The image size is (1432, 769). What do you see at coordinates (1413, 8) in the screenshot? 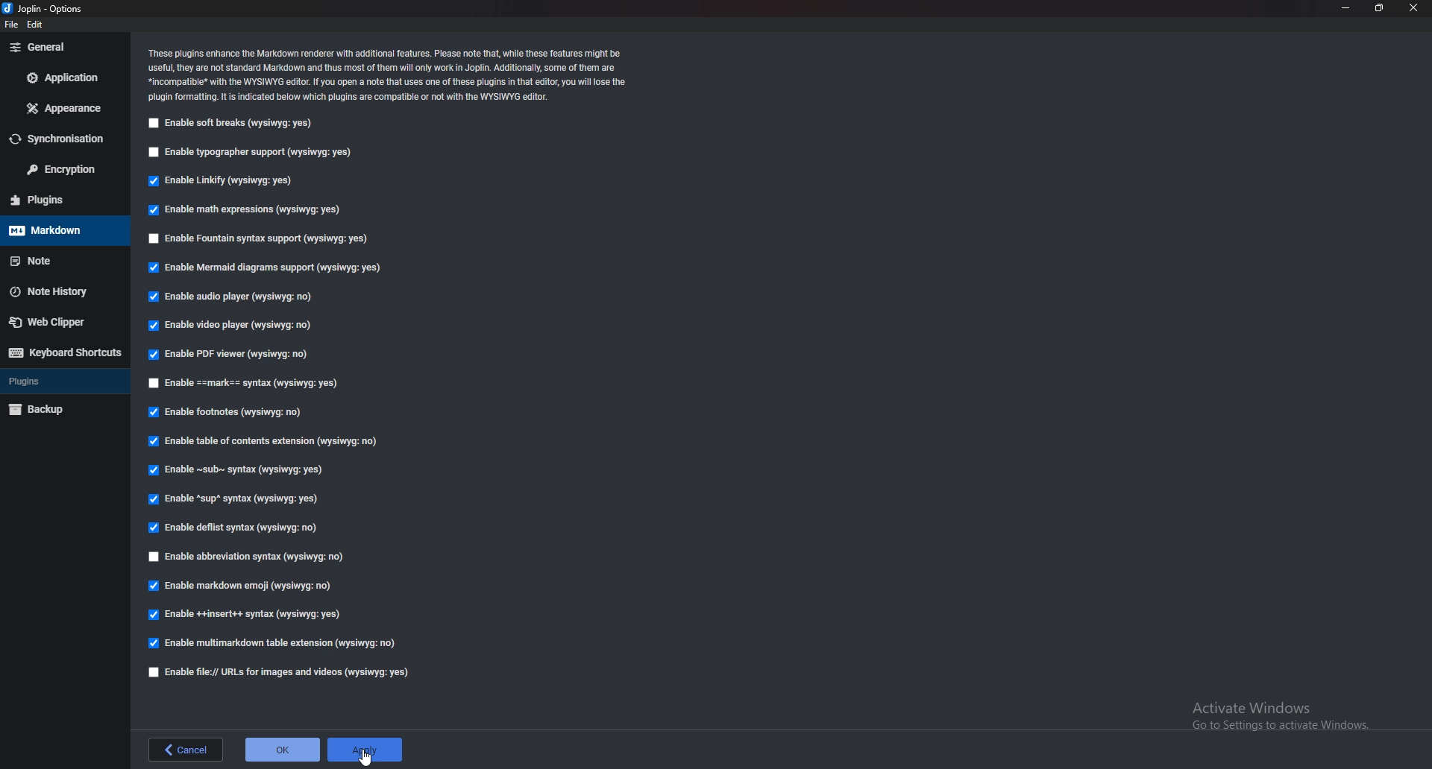
I see `close` at bounding box center [1413, 8].